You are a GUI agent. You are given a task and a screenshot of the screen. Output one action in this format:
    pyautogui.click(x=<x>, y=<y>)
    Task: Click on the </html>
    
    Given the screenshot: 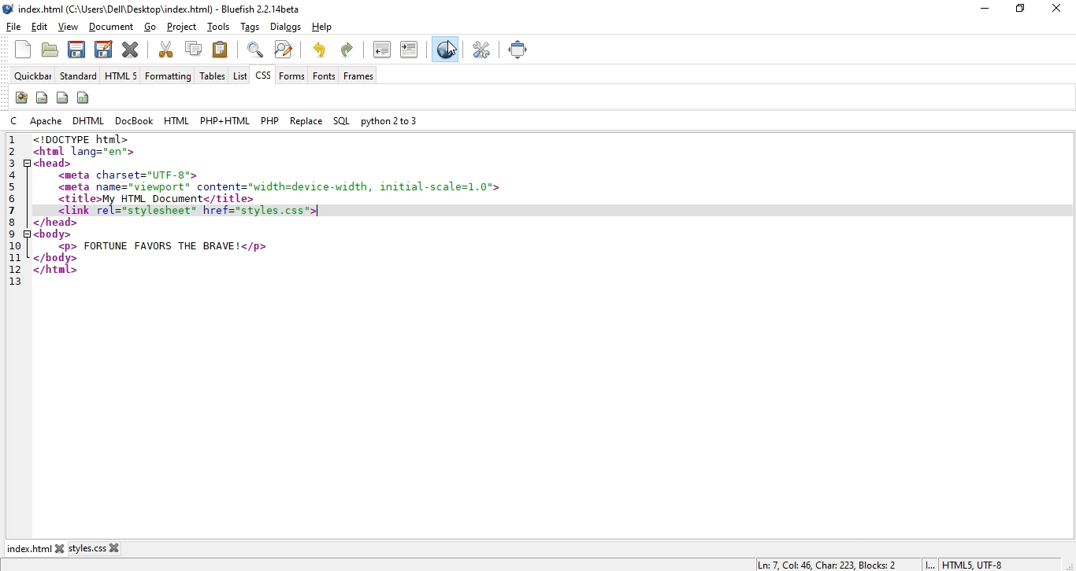 What is the action you would take?
    pyautogui.click(x=57, y=270)
    